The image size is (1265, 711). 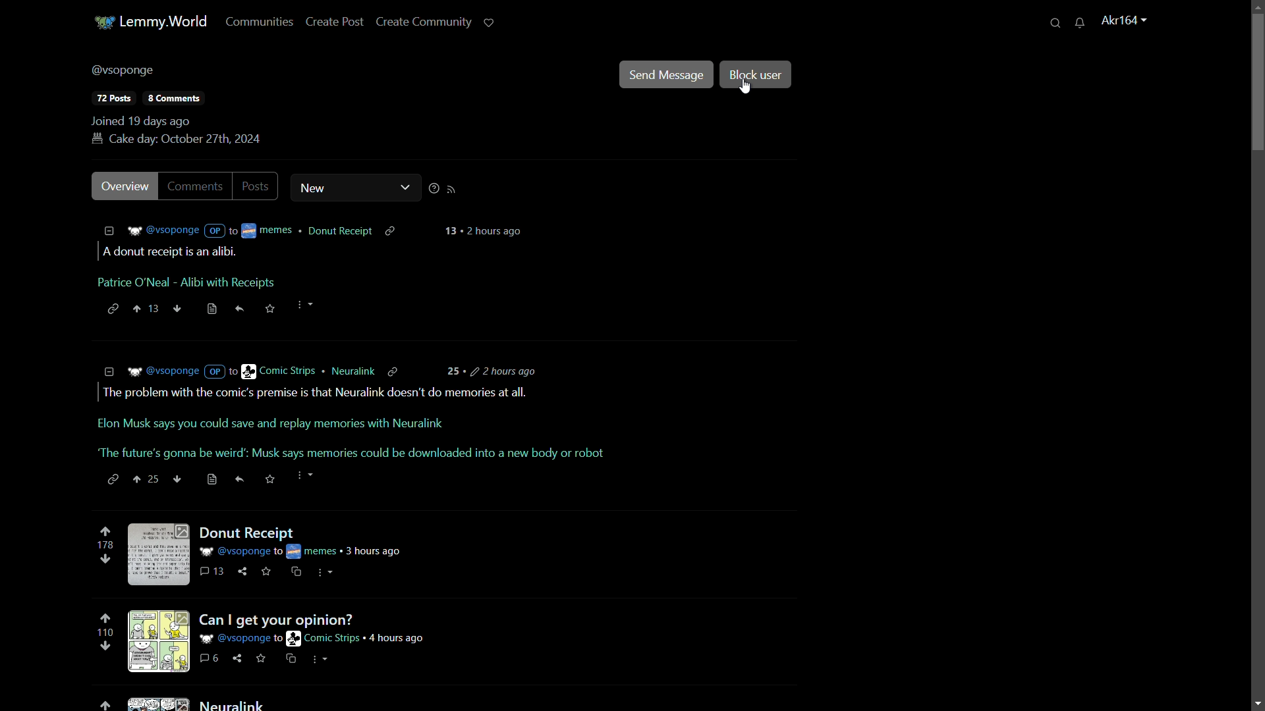 I want to click on downvote, so click(x=105, y=645).